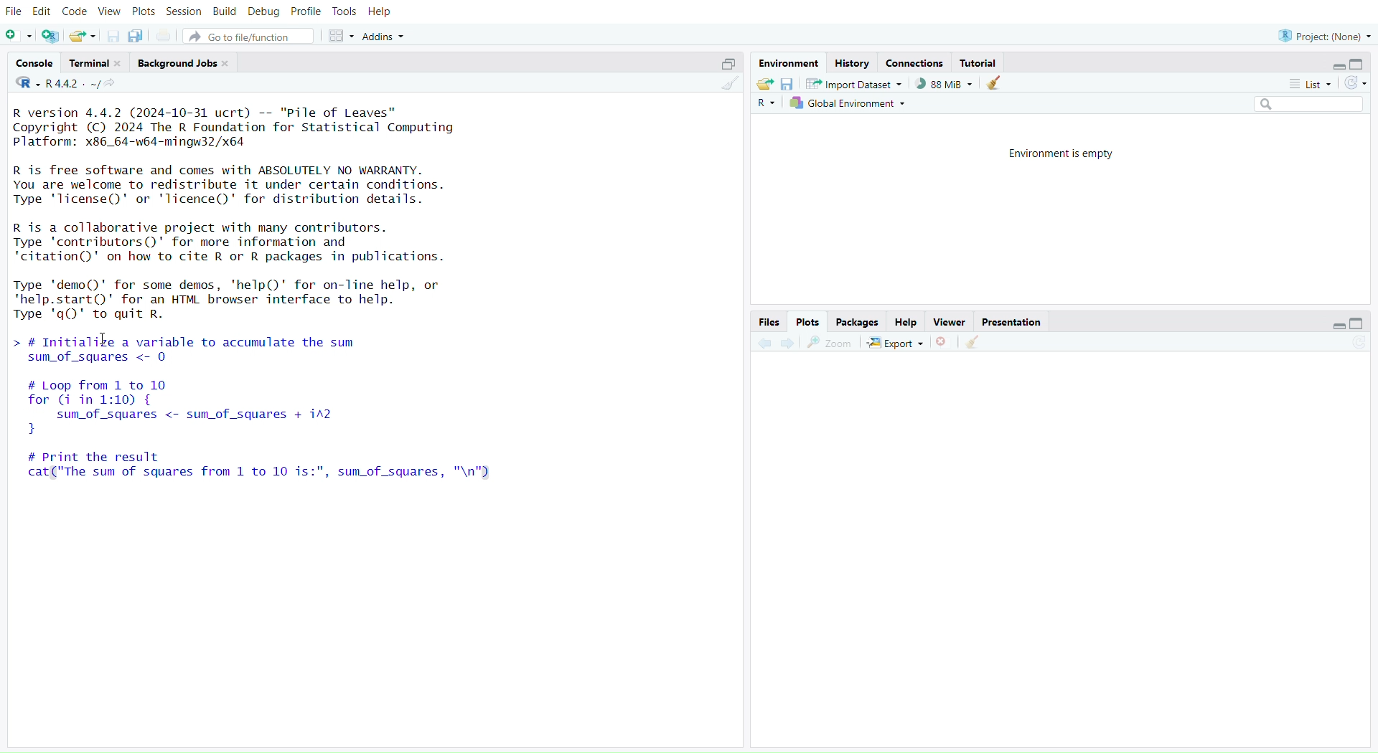 This screenshot has height=753, width=1378. Describe the element at coordinates (1337, 326) in the screenshot. I see `expand` at that location.